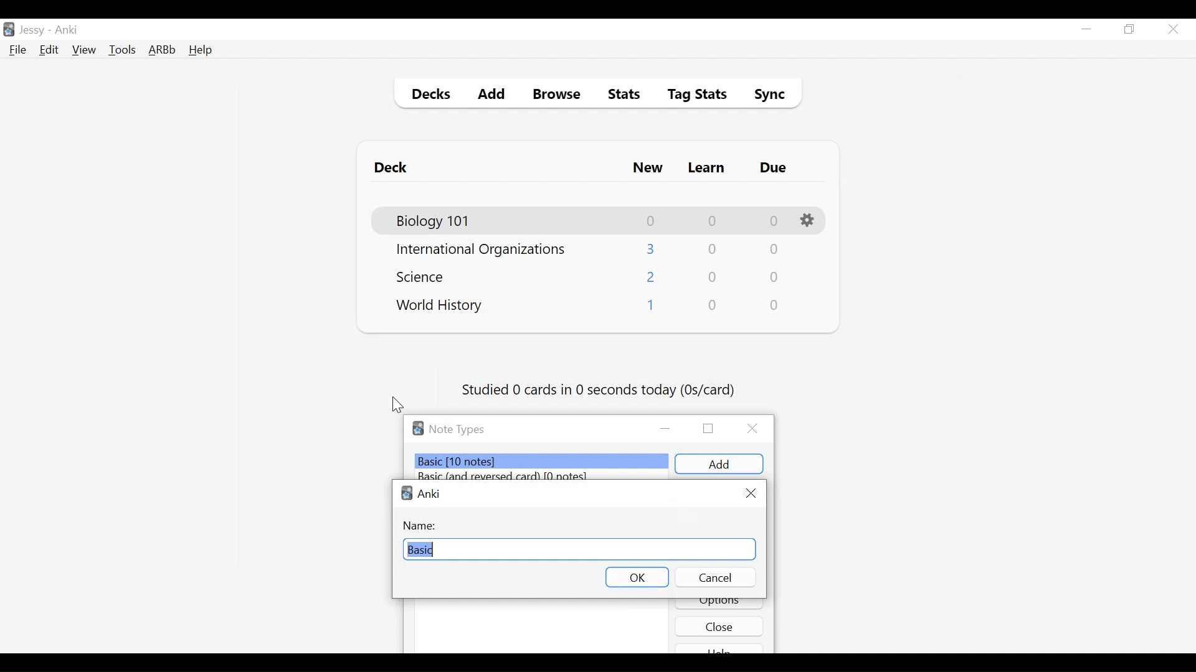 Image resolution: width=1196 pixels, height=672 pixels. What do you see at coordinates (48, 51) in the screenshot?
I see `Edit` at bounding box center [48, 51].